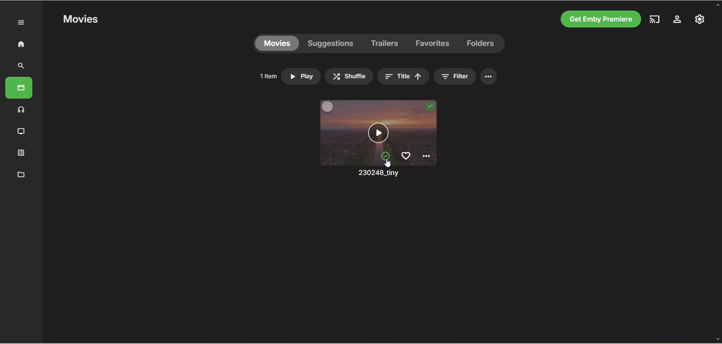  I want to click on 1 item, so click(267, 75).